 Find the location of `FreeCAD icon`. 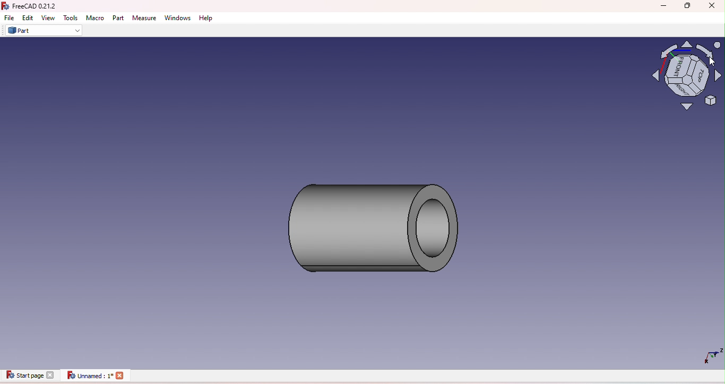

FreeCAD icon is located at coordinates (34, 6).